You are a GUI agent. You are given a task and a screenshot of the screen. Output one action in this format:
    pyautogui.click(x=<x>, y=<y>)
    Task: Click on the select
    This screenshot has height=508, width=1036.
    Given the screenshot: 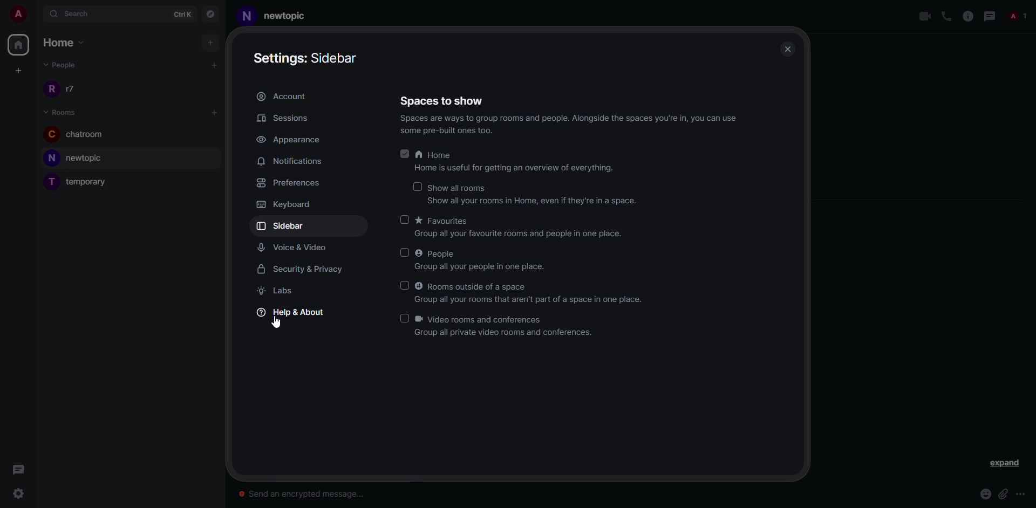 What is the action you would take?
    pyautogui.click(x=403, y=218)
    